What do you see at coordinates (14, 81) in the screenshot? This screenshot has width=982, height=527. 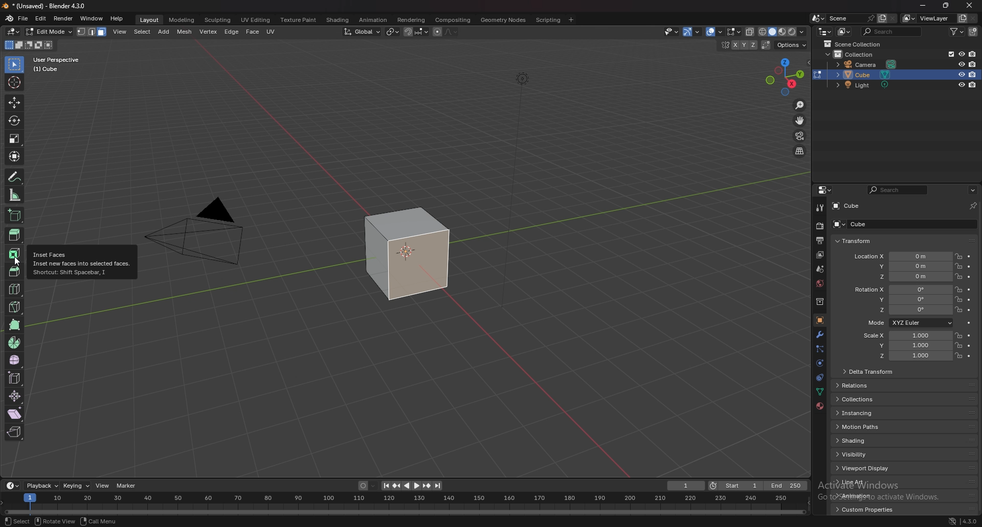 I see `cursor` at bounding box center [14, 81].